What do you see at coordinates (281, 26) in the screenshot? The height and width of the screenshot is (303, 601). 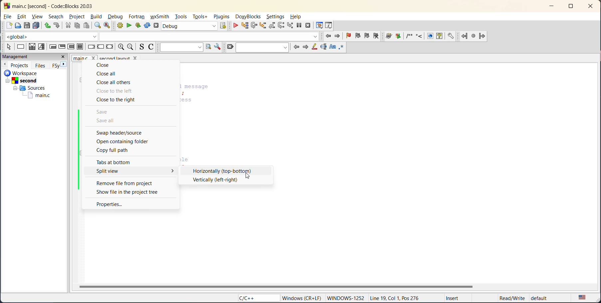 I see `next instruction` at bounding box center [281, 26].